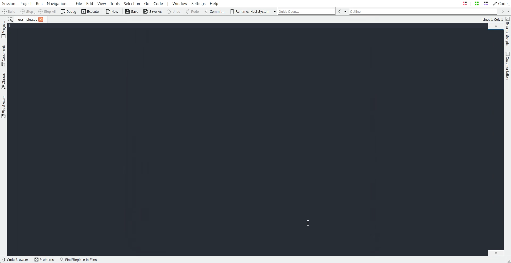 Image resolution: width=511 pixels, height=263 pixels. Describe the element at coordinates (11, 19) in the screenshot. I see `Show sorted list` at that location.